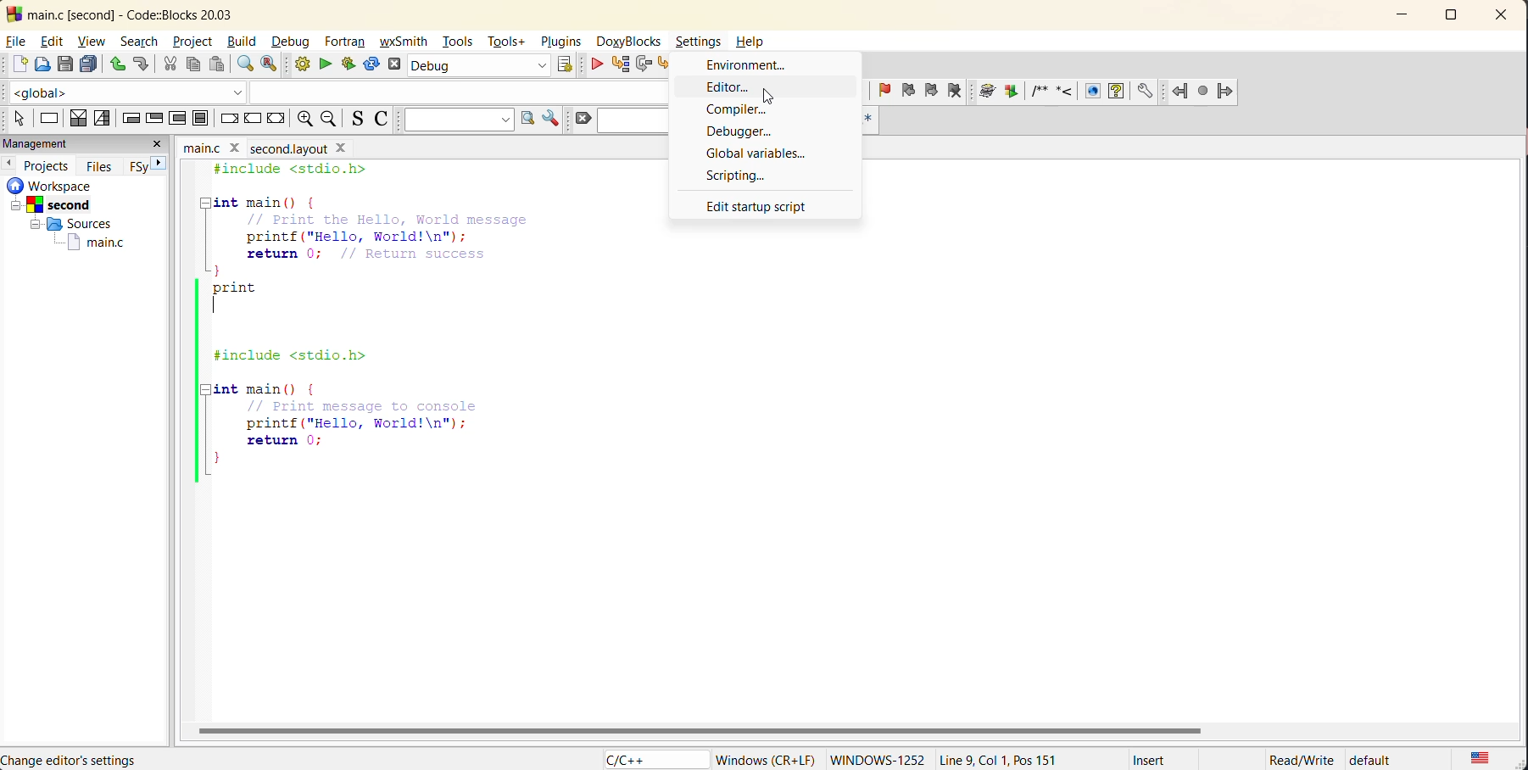  Describe the element at coordinates (343, 148) in the screenshot. I see `close` at that location.